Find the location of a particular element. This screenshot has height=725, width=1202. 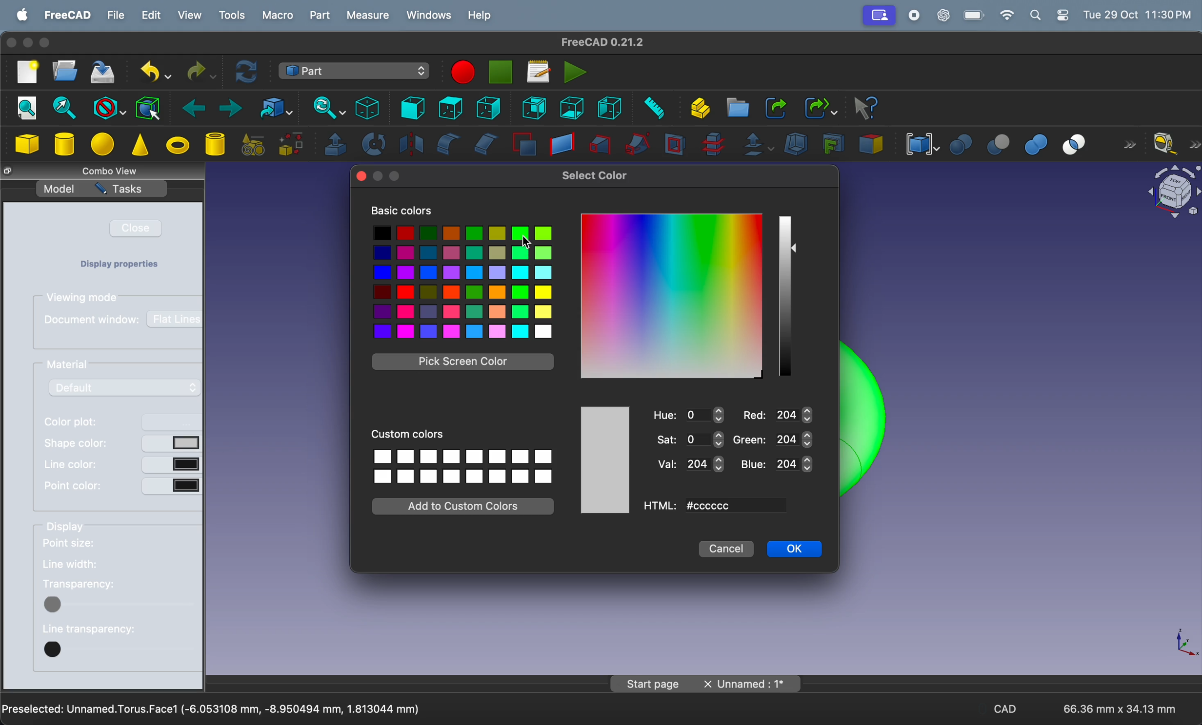

view is located at coordinates (189, 15).